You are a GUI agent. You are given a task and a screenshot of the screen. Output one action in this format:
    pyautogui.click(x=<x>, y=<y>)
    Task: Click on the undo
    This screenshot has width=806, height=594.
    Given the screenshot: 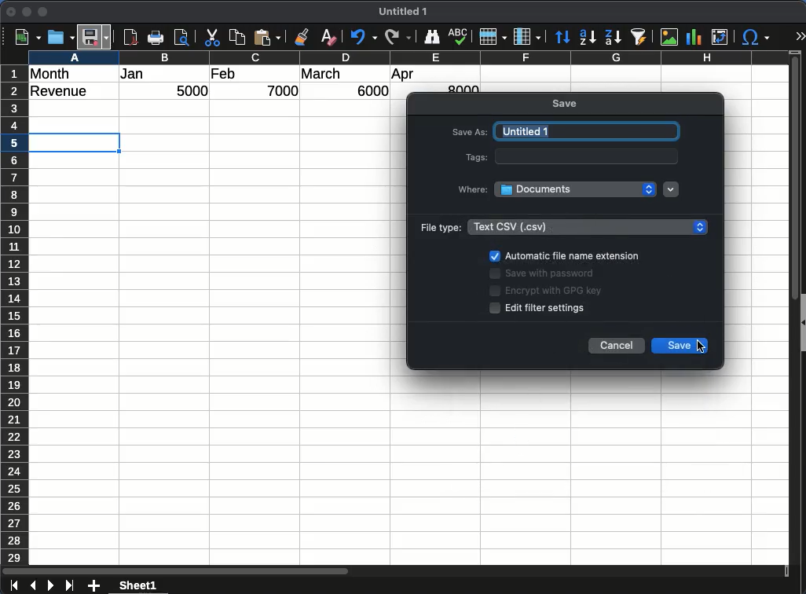 What is the action you would take?
    pyautogui.click(x=361, y=38)
    